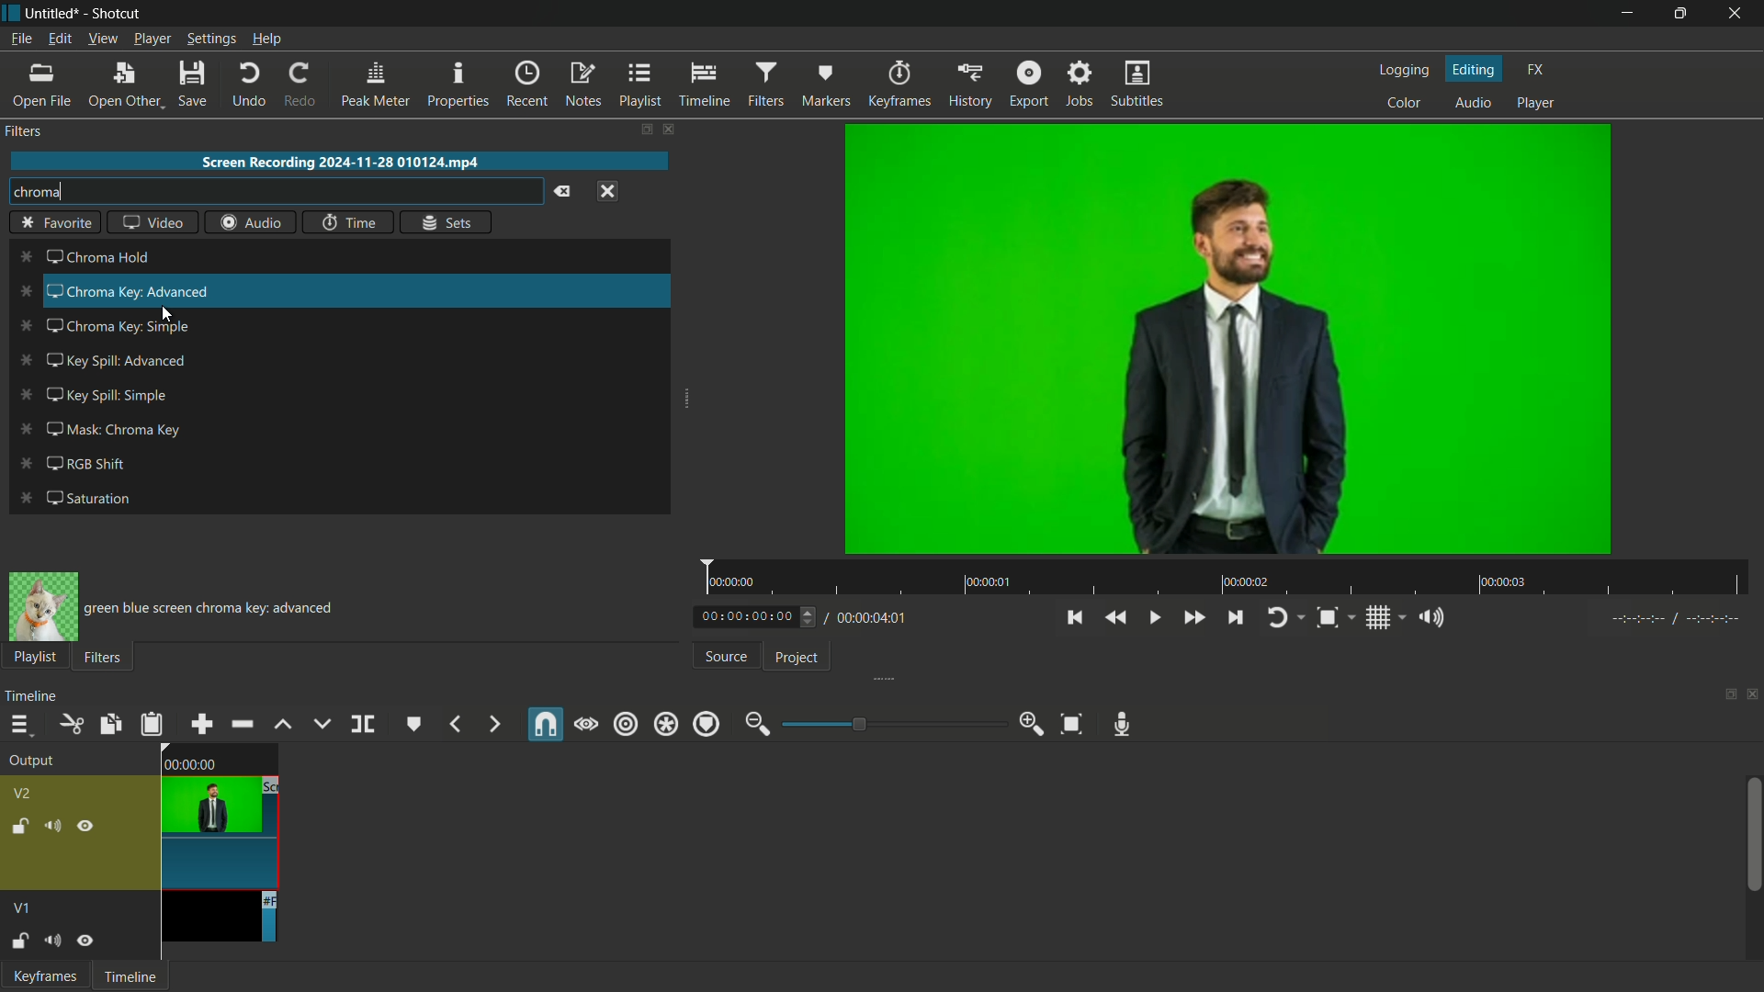 The image size is (1764, 992). What do you see at coordinates (1277, 618) in the screenshot?
I see `toggle player looping` at bounding box center [1277, 618].